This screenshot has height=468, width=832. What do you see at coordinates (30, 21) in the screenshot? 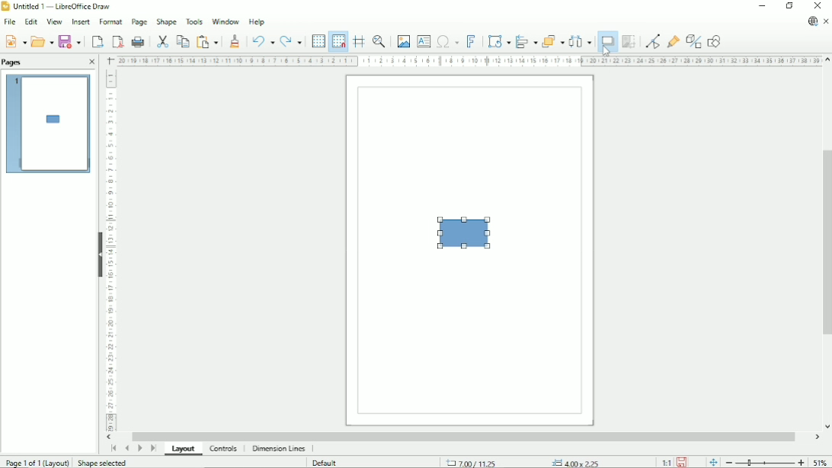
I see `Edit` at bounding box center [30, 21].